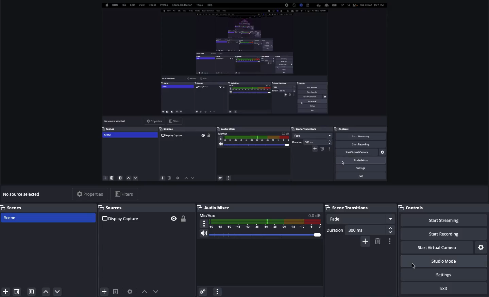  I want to click on Start recording, so click(443, 233).